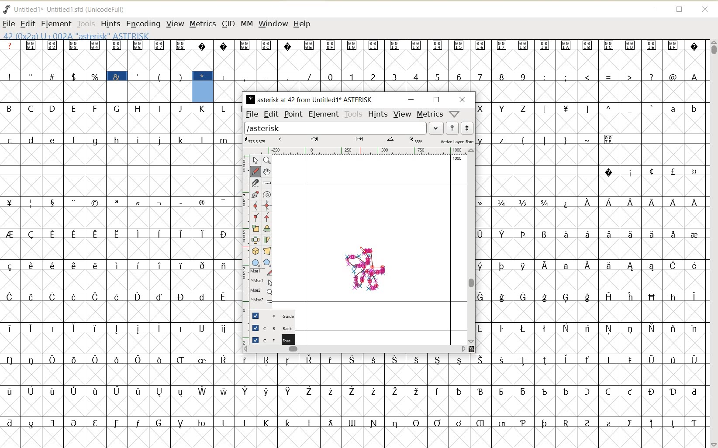 Image resolution: width=718 pixels, height=448 pixels. What do you see at coordinates (472, 246) in the screenshot?
I see `SCROLLBAR` at bounding box center [472, 246].